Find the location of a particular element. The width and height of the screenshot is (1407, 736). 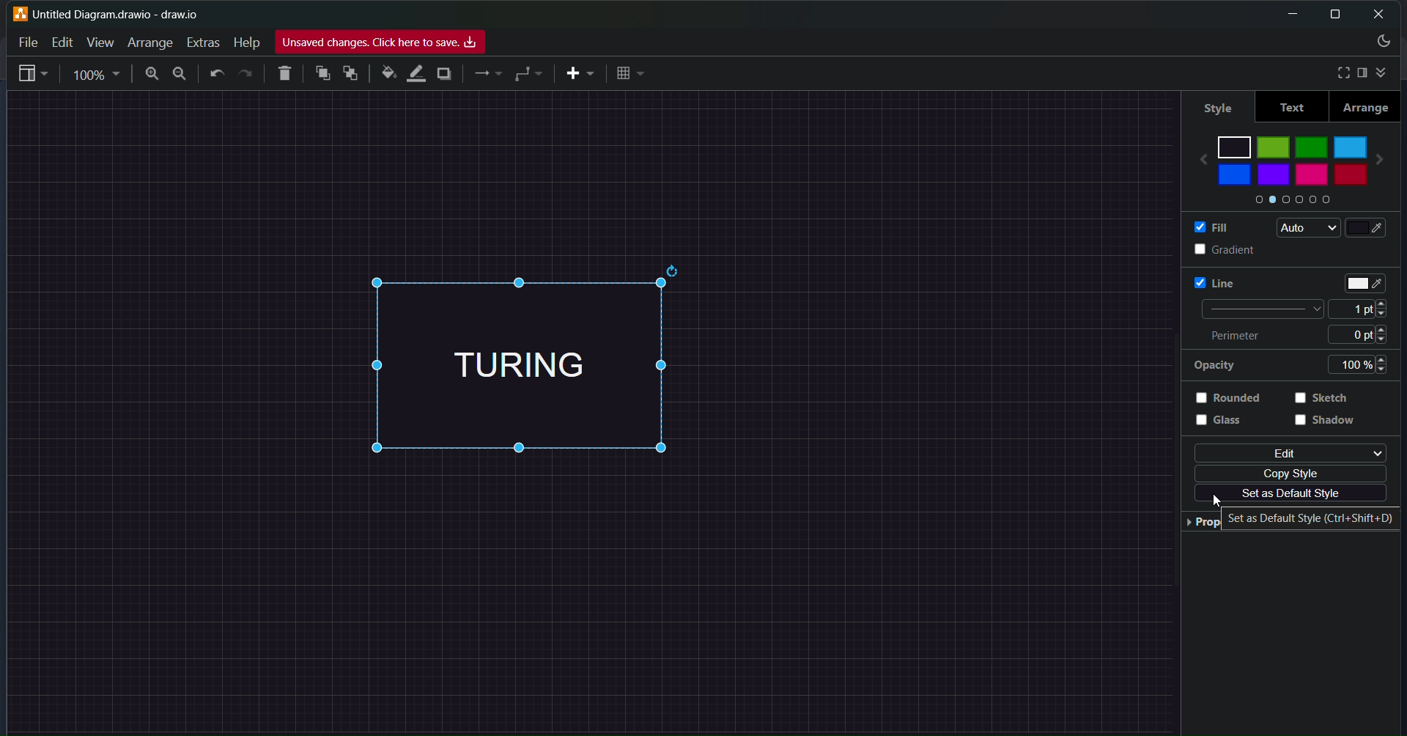

glass is located at coordinates (1228, 426).